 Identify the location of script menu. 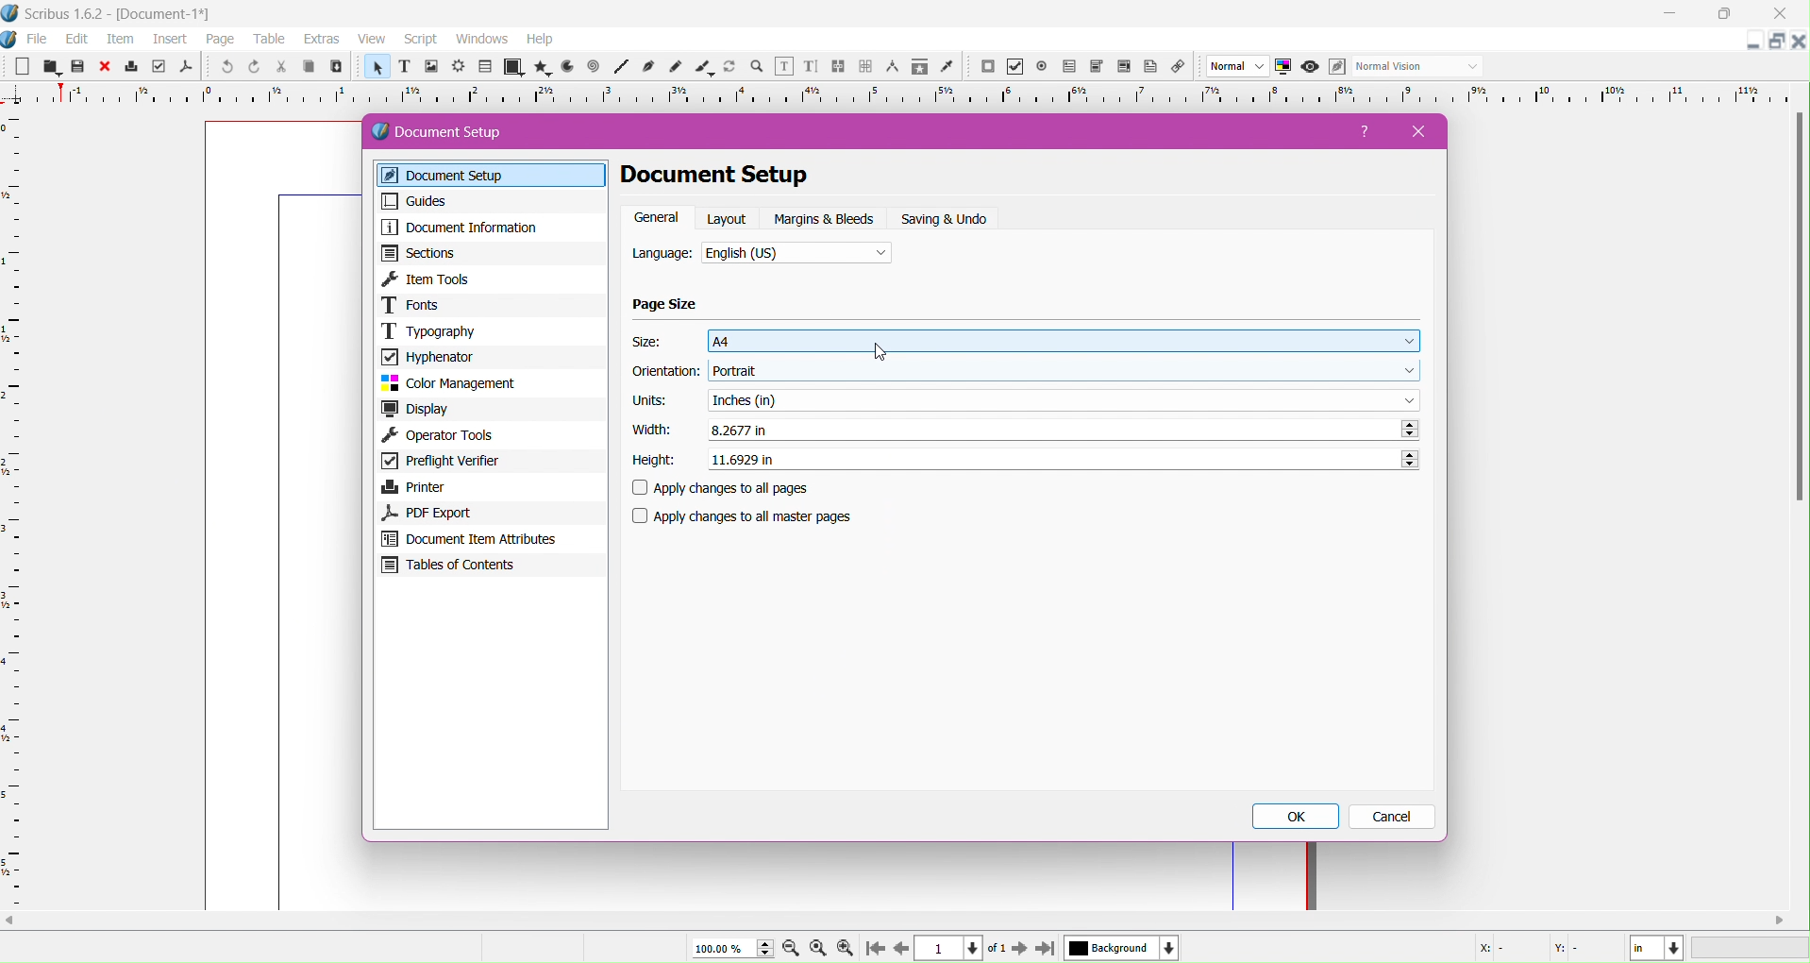
(423, 40).